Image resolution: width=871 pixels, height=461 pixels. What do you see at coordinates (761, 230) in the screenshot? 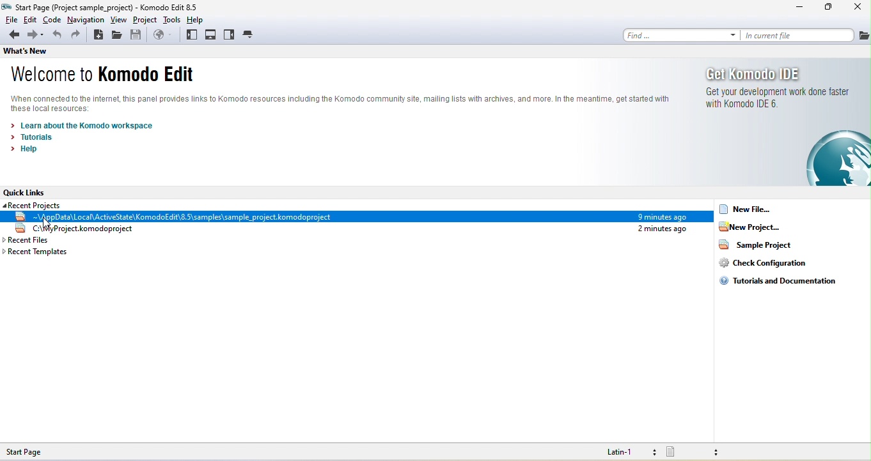
I see `new project` at bounding box center [761, 230].